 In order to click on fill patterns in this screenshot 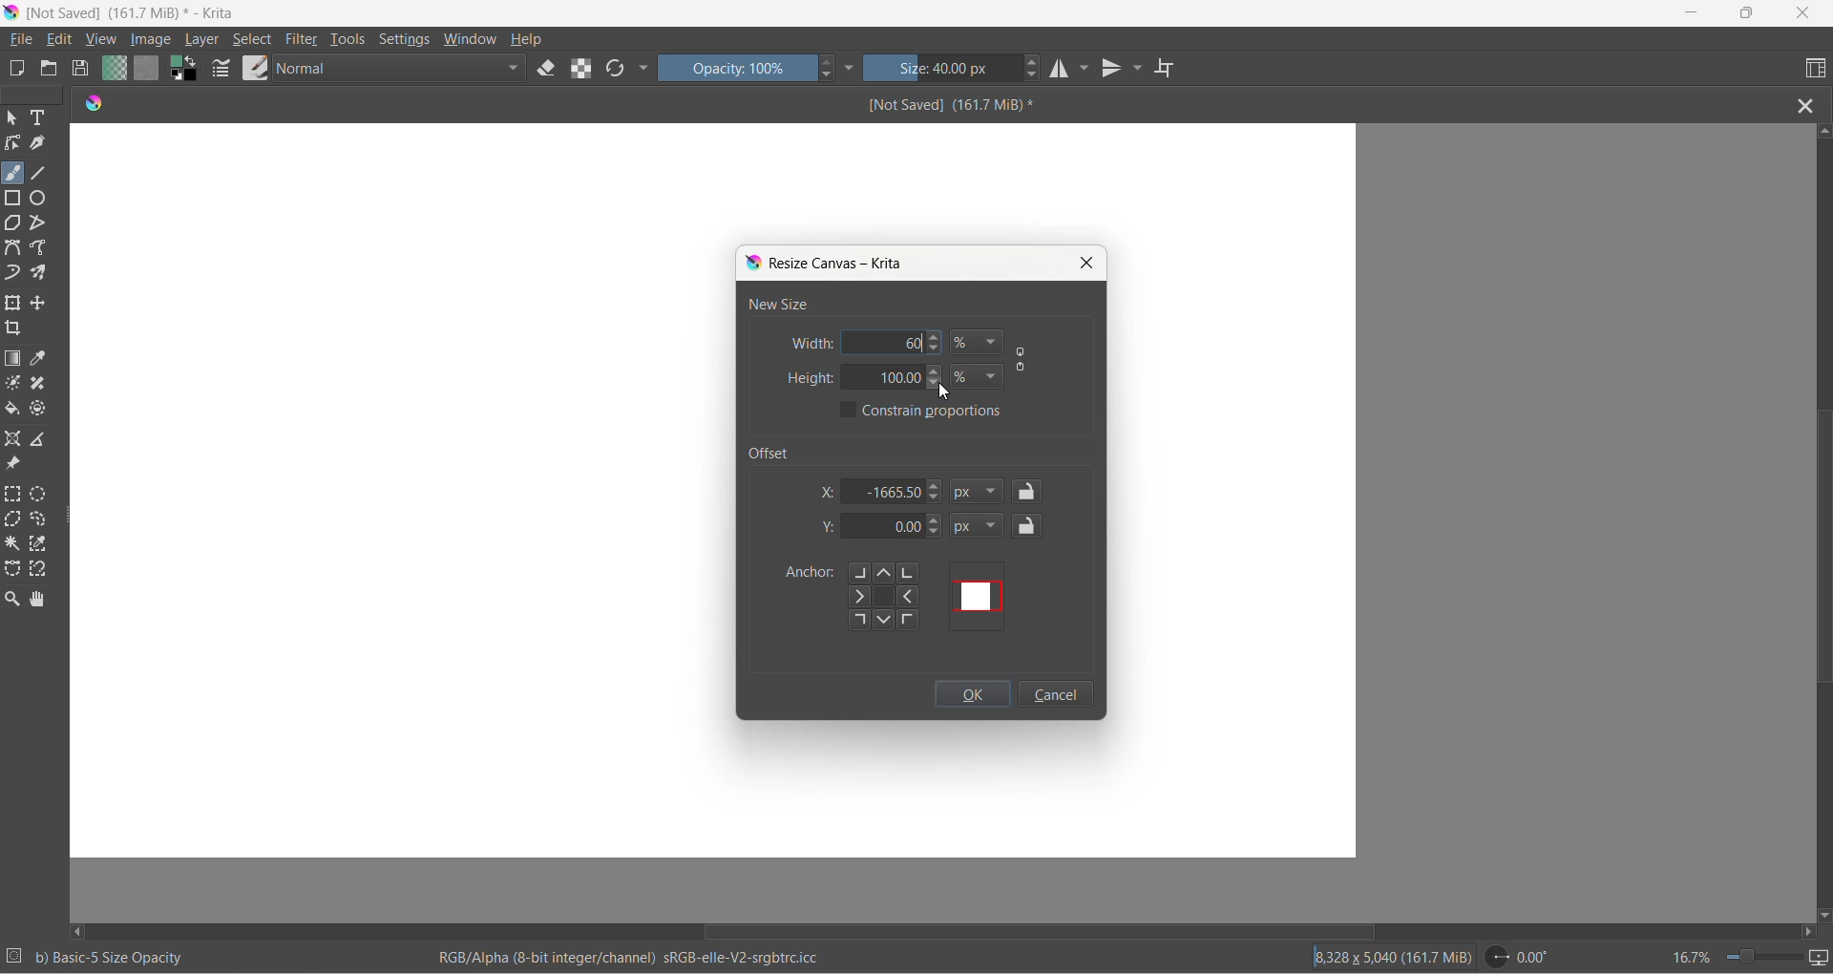, I will do `click(147, 71)`.